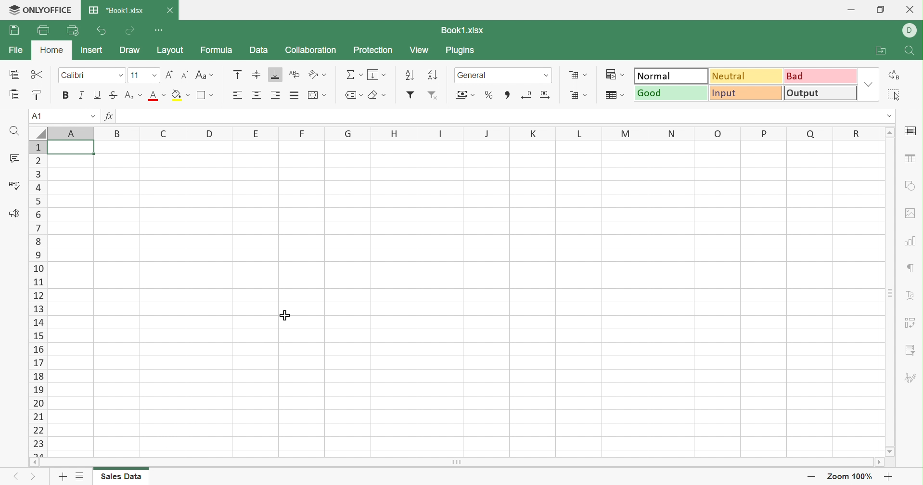 Image resolution: width=923 pixels, height=485 pixels. What do you see at coordinates (355, 94) in the screenshot?
I see `Named ranges` at bounding box center [355, 94].